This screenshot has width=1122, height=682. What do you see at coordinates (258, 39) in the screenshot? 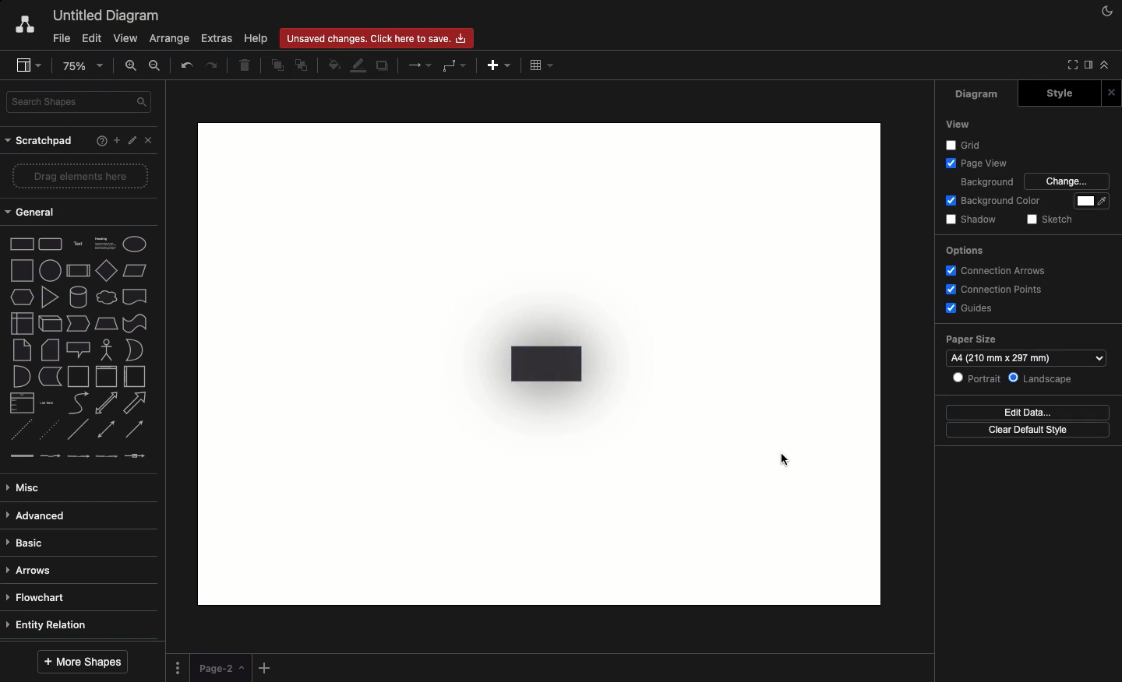
I see `Help` at bounding box center [258, 39].